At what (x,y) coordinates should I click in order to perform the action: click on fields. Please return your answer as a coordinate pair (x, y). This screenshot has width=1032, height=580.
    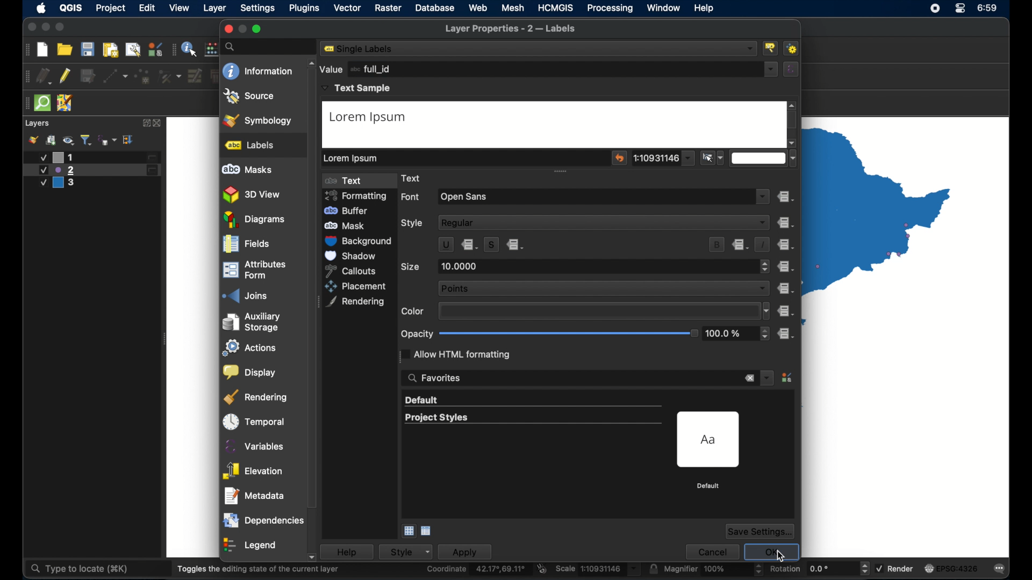
    Looking at the image, I should click on (246, 244).